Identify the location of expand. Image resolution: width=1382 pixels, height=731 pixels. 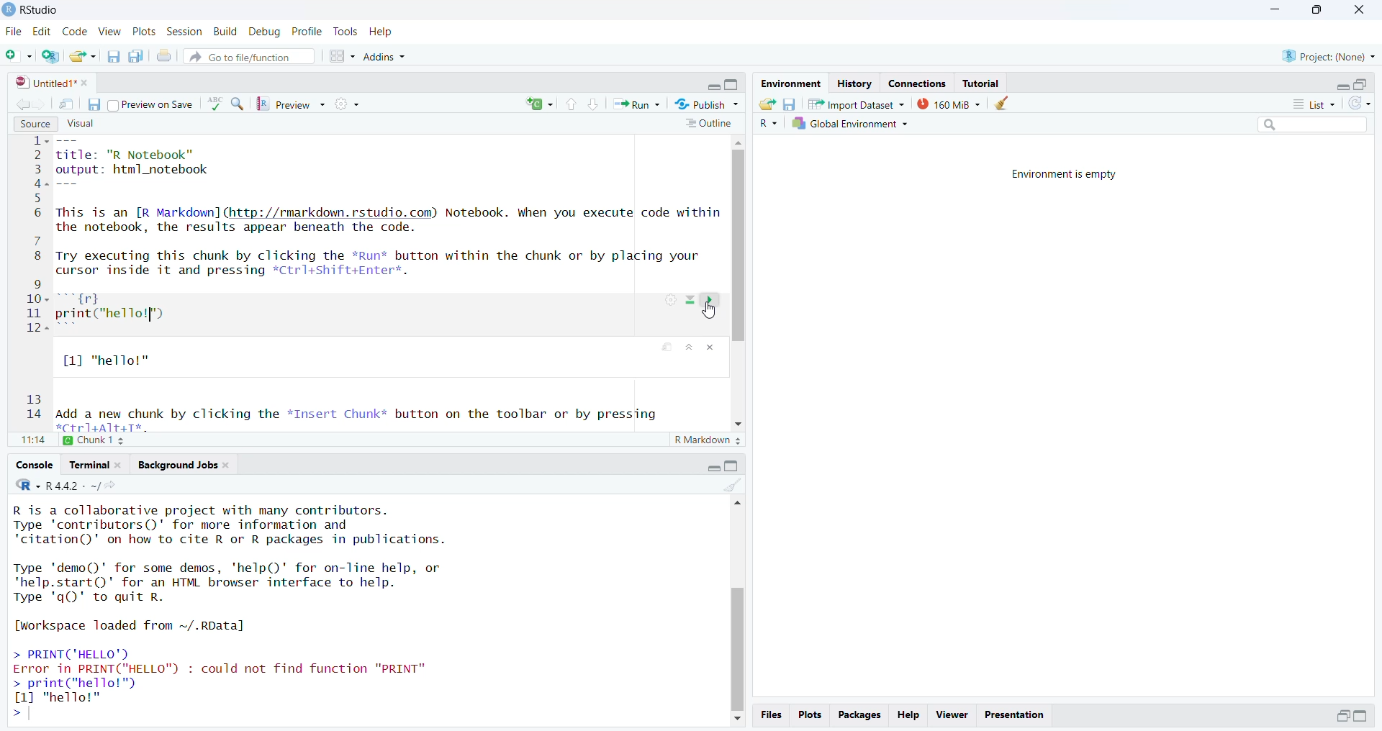
(1363, 717).